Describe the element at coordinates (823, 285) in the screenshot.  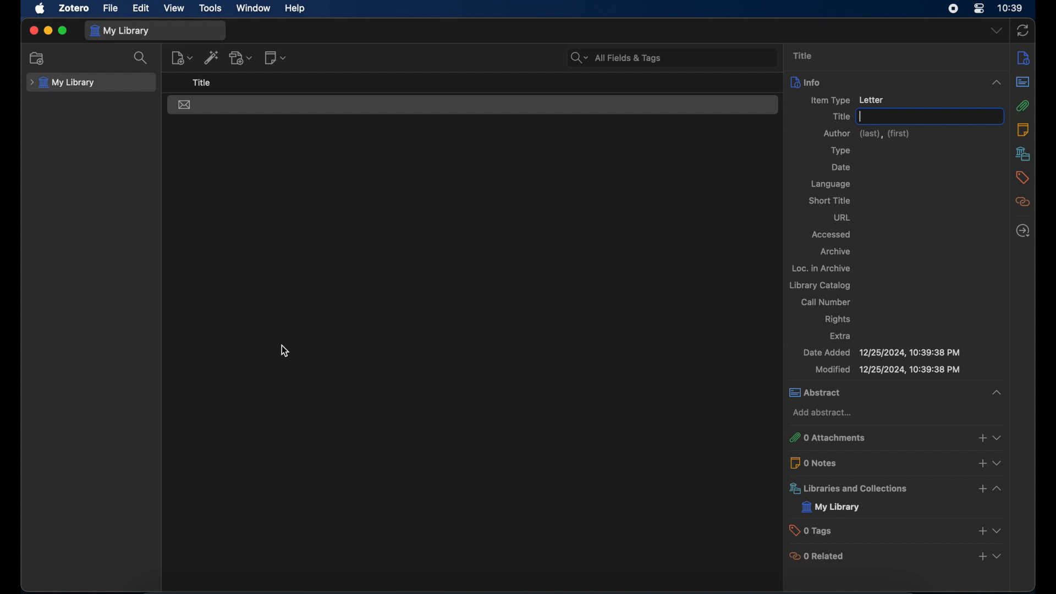
I see `library catalog` at that location.